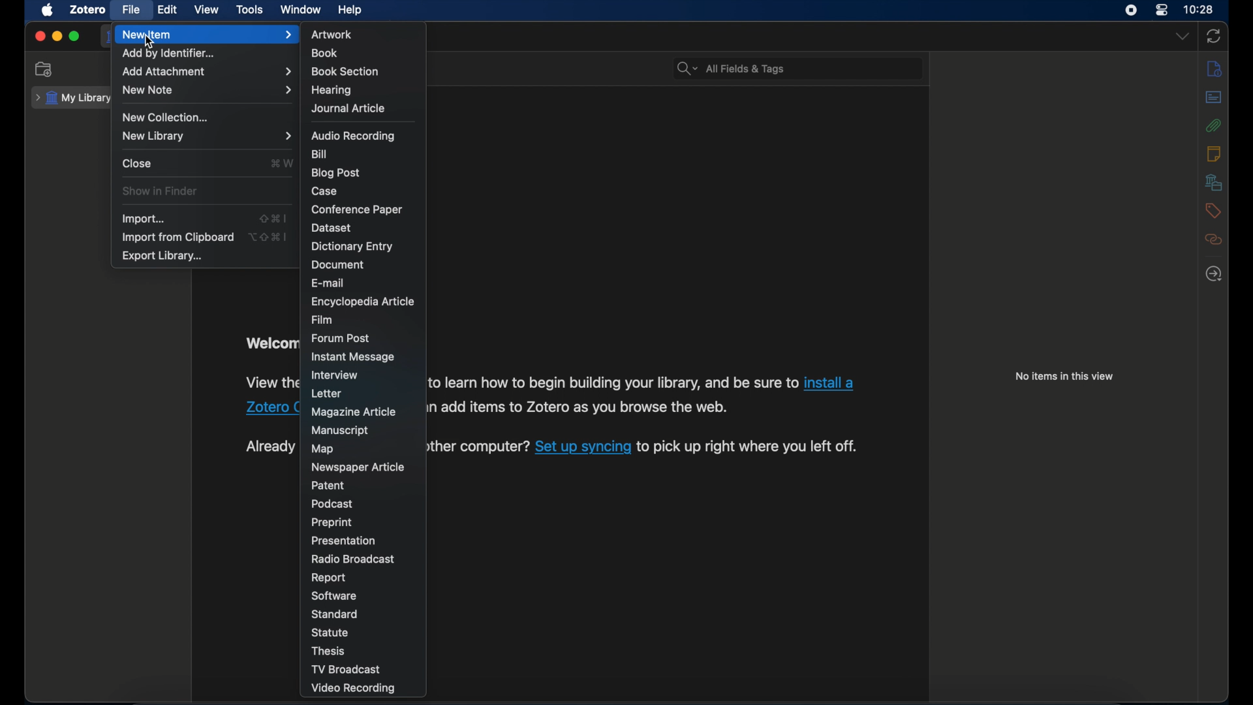  What do you see at coordinates (74, 37) in the screenshot?
I see `maximize` at bounding box center [74, 37].